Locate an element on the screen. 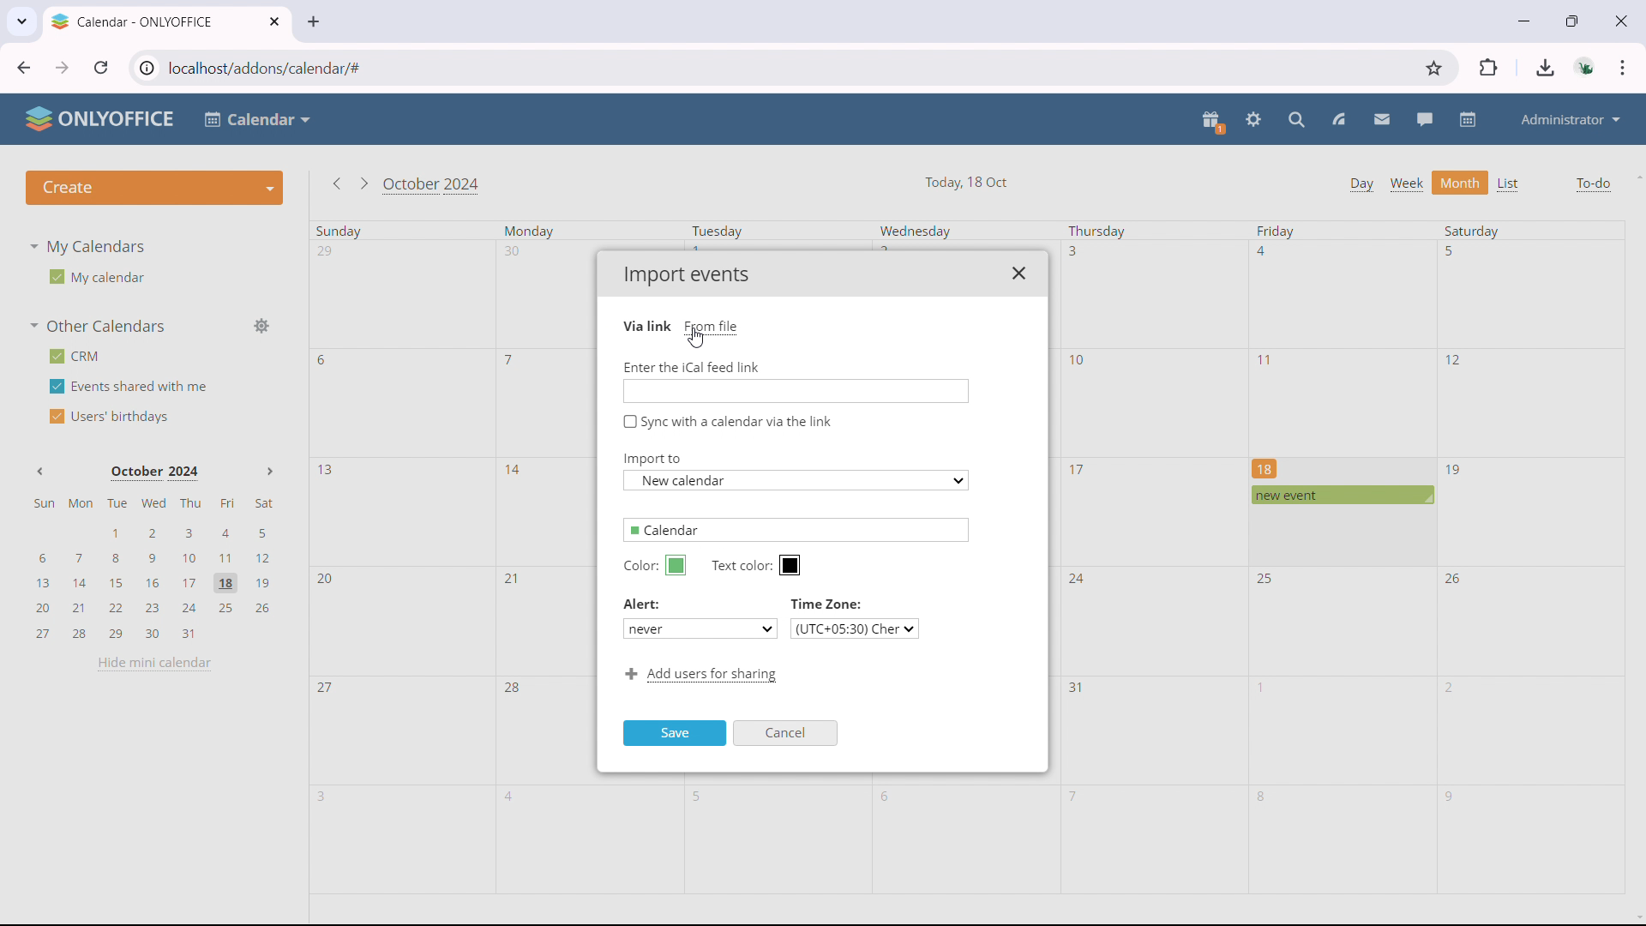 The image size is (1646, 926). (UTC+05:30) Cher is located at coordinates (856, 629).